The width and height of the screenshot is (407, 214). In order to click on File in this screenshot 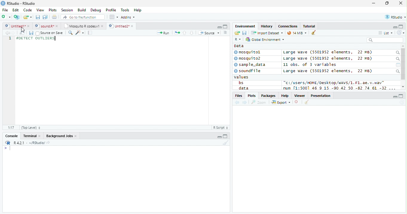, I will do `click(5, 10)`.